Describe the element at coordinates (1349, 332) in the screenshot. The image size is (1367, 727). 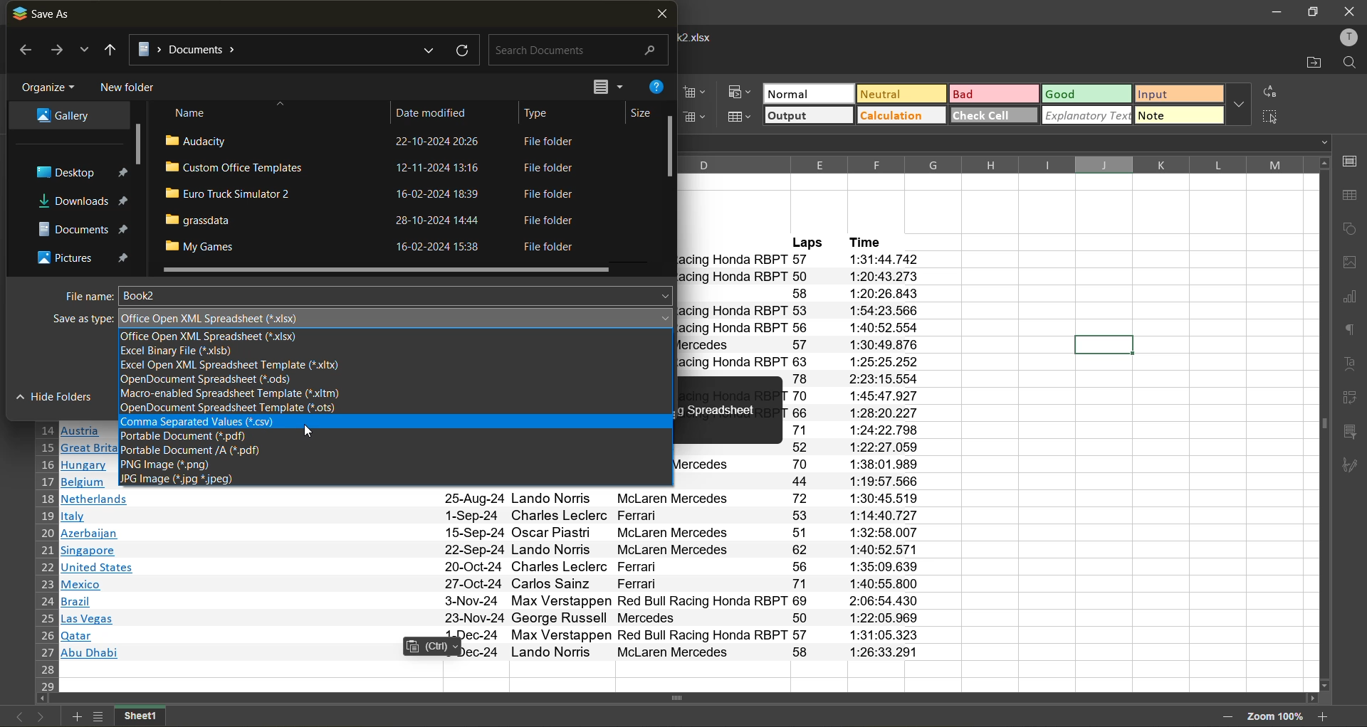
I see `paragraph` at that location.